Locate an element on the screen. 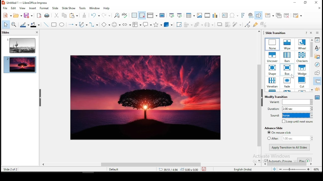 Image resolution: width=323 pixels, height=181 pixels. help is located at coordinates (107, 9).